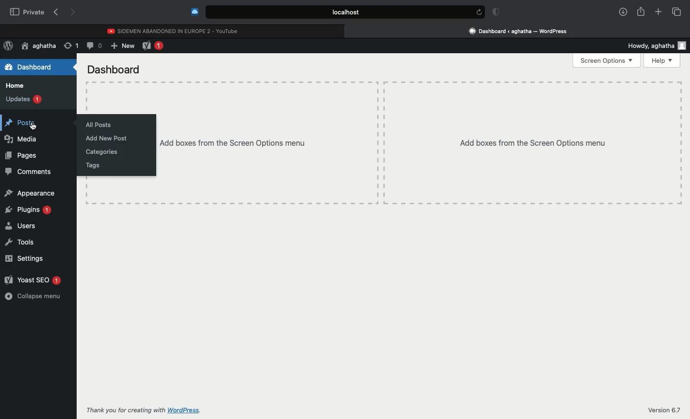 This screenshot has width=690, height=419. What do you see at coordinates (70, 45) in the screenshot?
I see `Update` at bounding box center [70, 45].